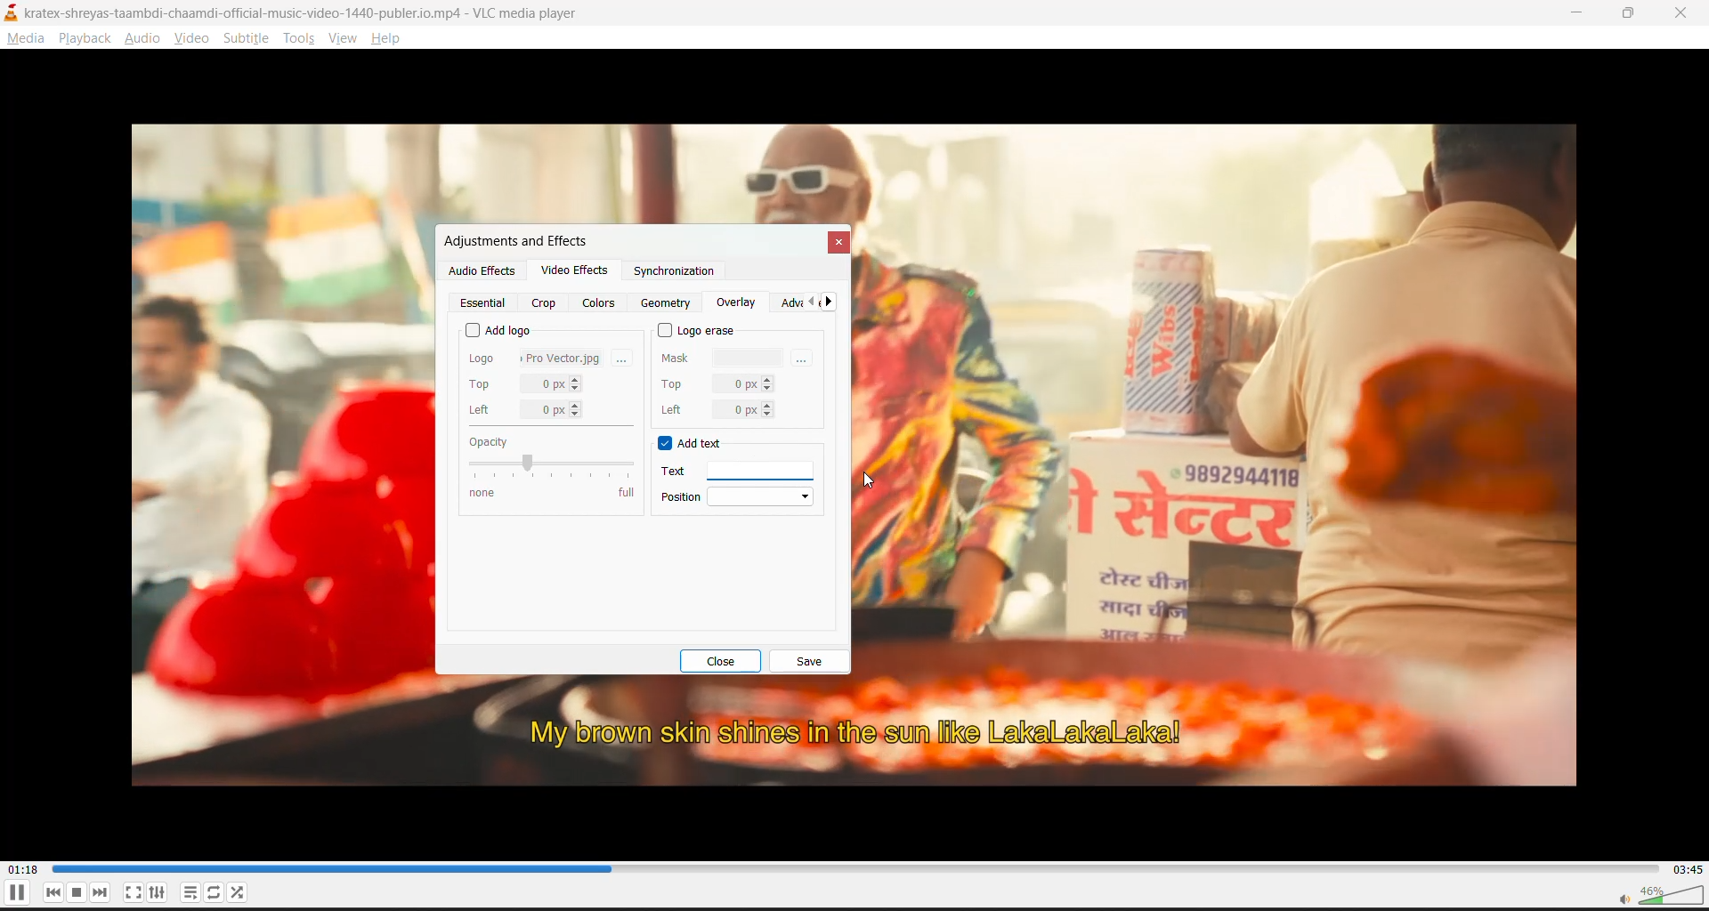 This screenshot has width=1709, height=911. What do you see at coordinates (736, 303) in the screenshot?
I see `overlay` at bounding box center [736, 303].